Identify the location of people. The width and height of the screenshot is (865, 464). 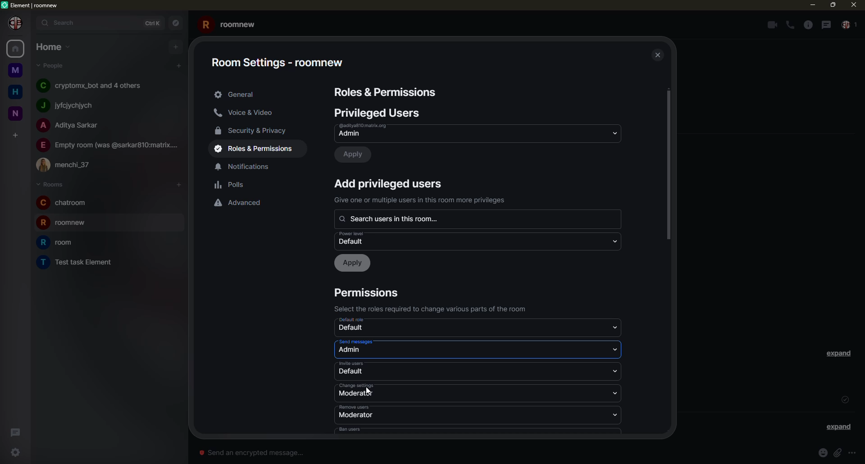
(68, 165).